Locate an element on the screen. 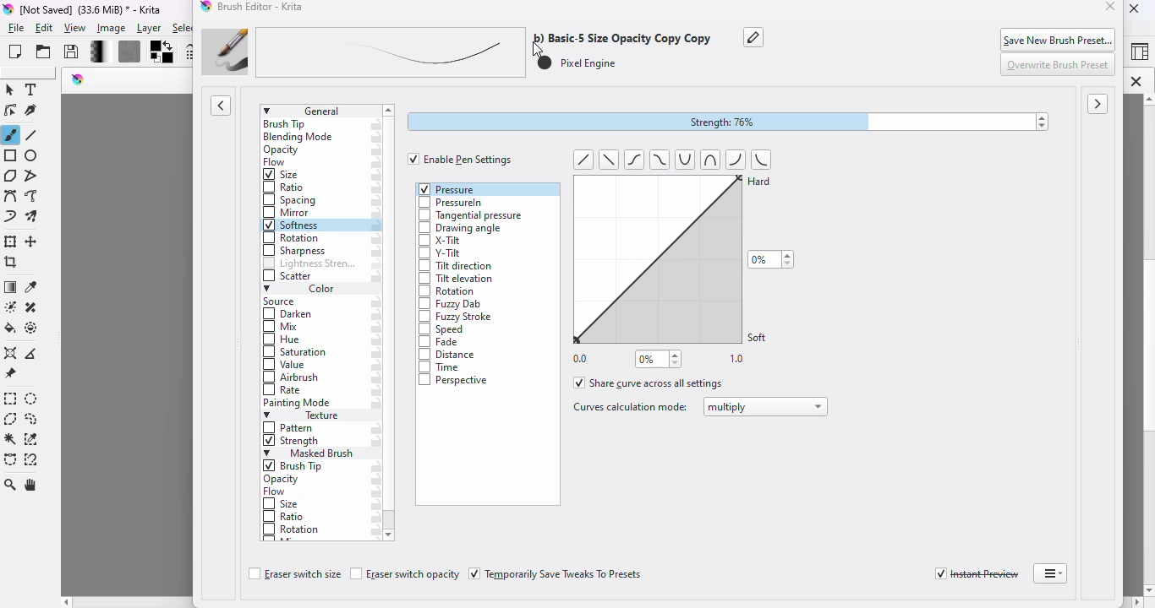 This screenshot has height=608, width=1155. drawing angle is located at coordinates (459, 229).